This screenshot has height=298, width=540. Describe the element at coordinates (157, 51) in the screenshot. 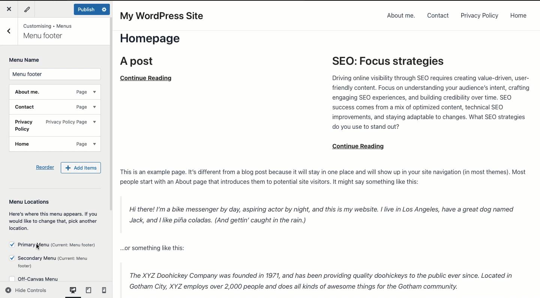

I see `Home page` at that location.